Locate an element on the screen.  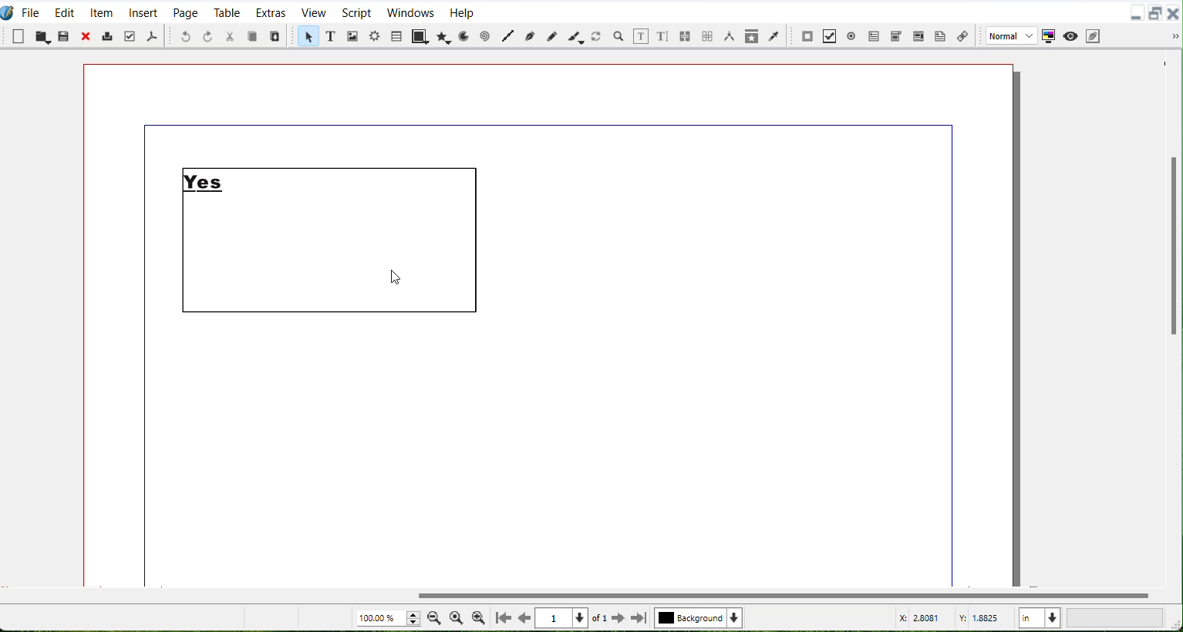
Item is located at coordinates (102, 11).